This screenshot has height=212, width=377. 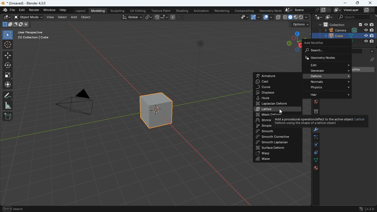 I want to click on dots, so click(x=316, y=161).